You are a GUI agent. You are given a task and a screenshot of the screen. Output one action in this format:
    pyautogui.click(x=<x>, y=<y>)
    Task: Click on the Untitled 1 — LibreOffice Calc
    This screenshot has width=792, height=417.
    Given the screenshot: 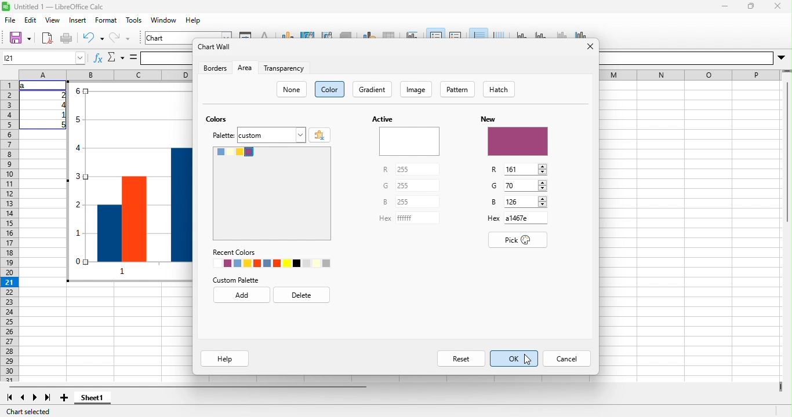 What is the action you would take?
    pyautogui.click(x=59, y=7)
    